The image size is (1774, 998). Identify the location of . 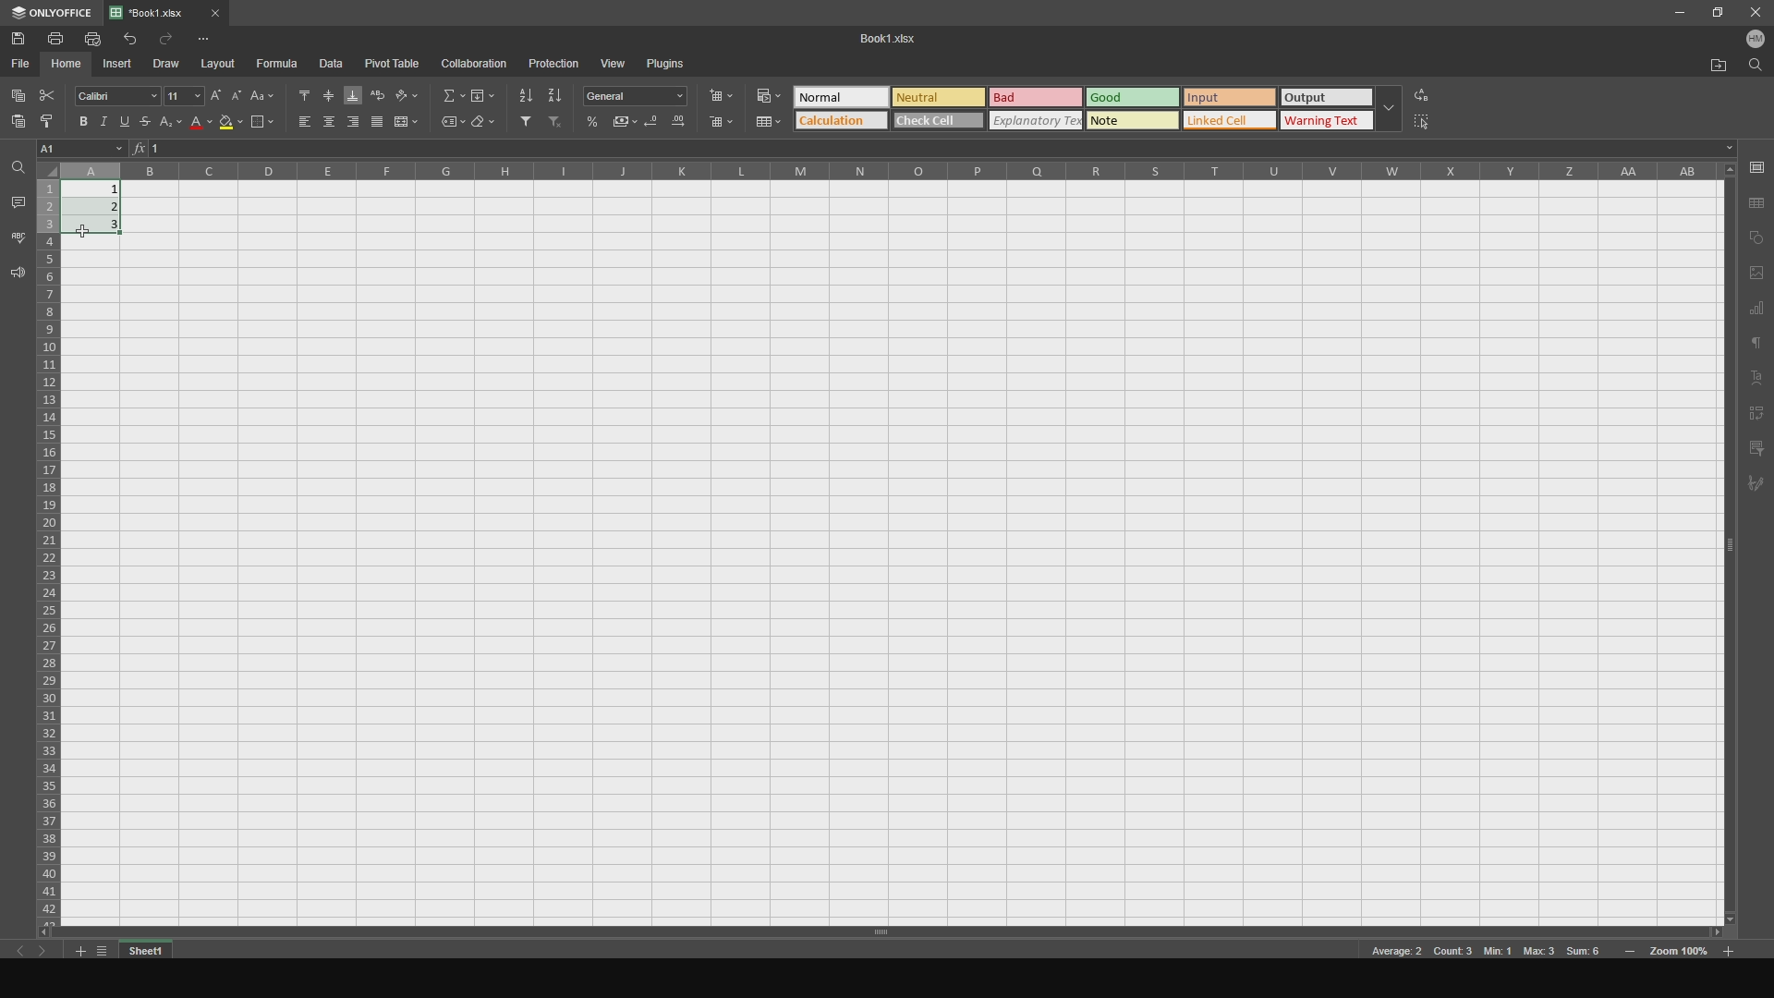
(655, 124).